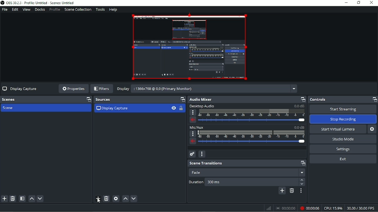  What do you see at coordinates (343, 159) in the screenshot?
I see `Exit` at bounding box center [343, 159].